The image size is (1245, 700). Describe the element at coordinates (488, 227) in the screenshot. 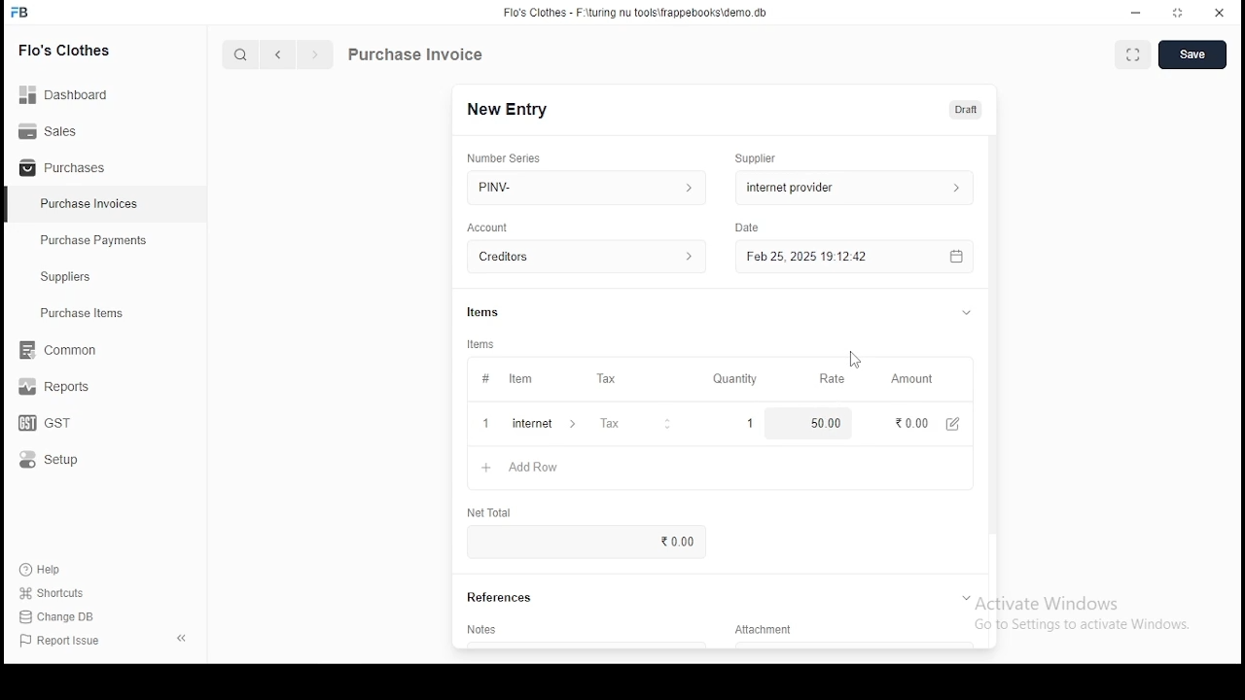

I see `account` at that location.